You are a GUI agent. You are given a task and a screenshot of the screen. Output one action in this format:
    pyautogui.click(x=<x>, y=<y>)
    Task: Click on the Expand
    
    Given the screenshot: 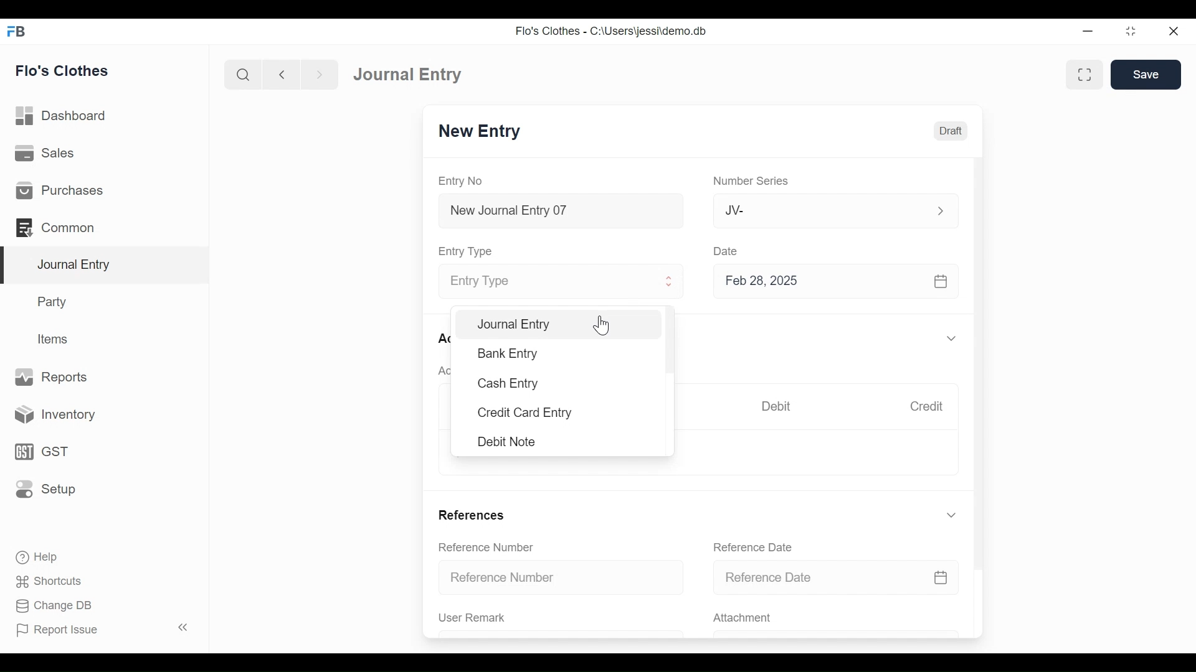 What is the action you would take?
    pyautogui.click(x=939, y=211)
    